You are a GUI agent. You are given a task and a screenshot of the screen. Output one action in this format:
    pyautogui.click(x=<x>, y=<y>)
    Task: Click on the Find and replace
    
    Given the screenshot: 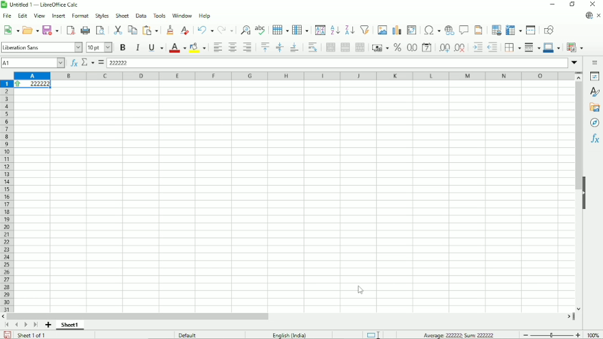 What is the action you would take?
    pyautogui.click(x=245, y=29)
    